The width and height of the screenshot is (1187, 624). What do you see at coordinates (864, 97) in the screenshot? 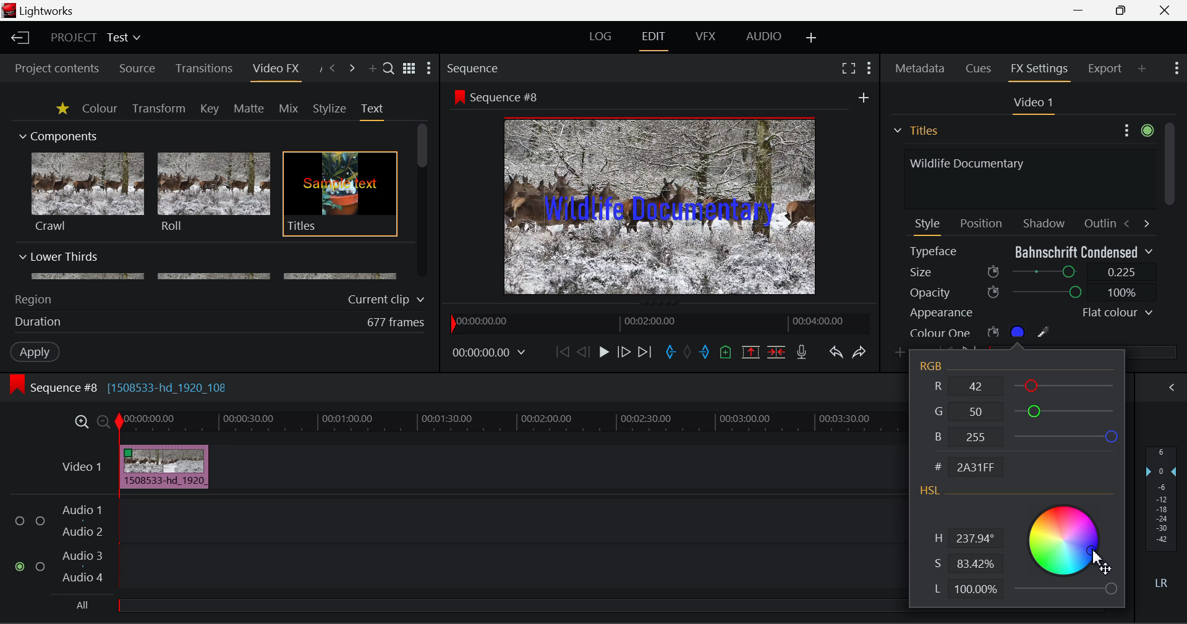
I see `add` at bounding box center [864, 97].